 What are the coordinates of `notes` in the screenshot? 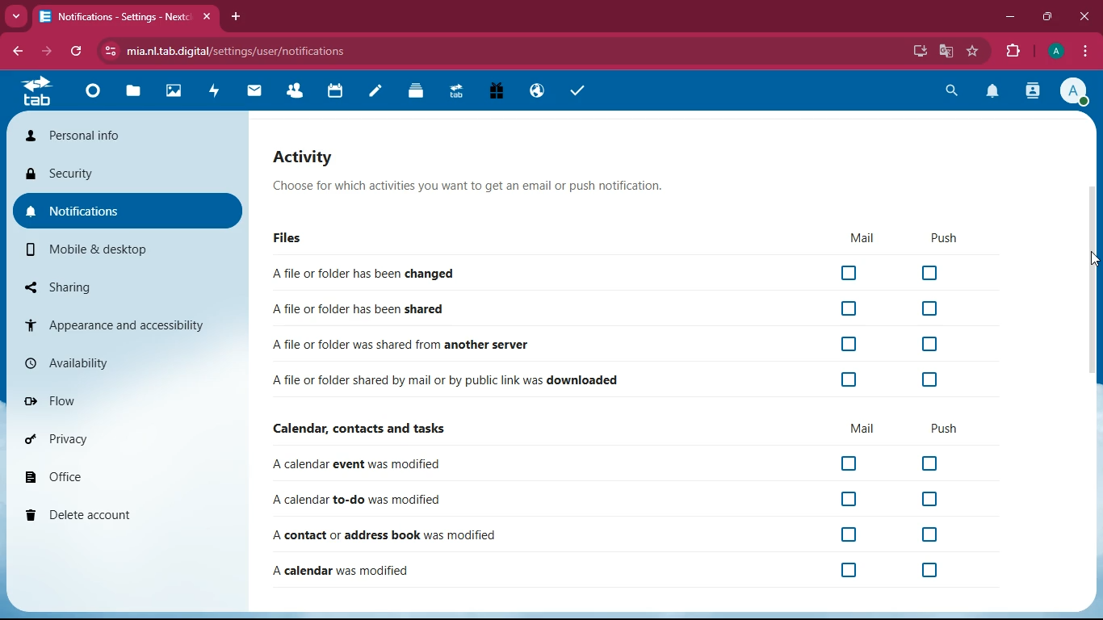 It's located at (378, 94).